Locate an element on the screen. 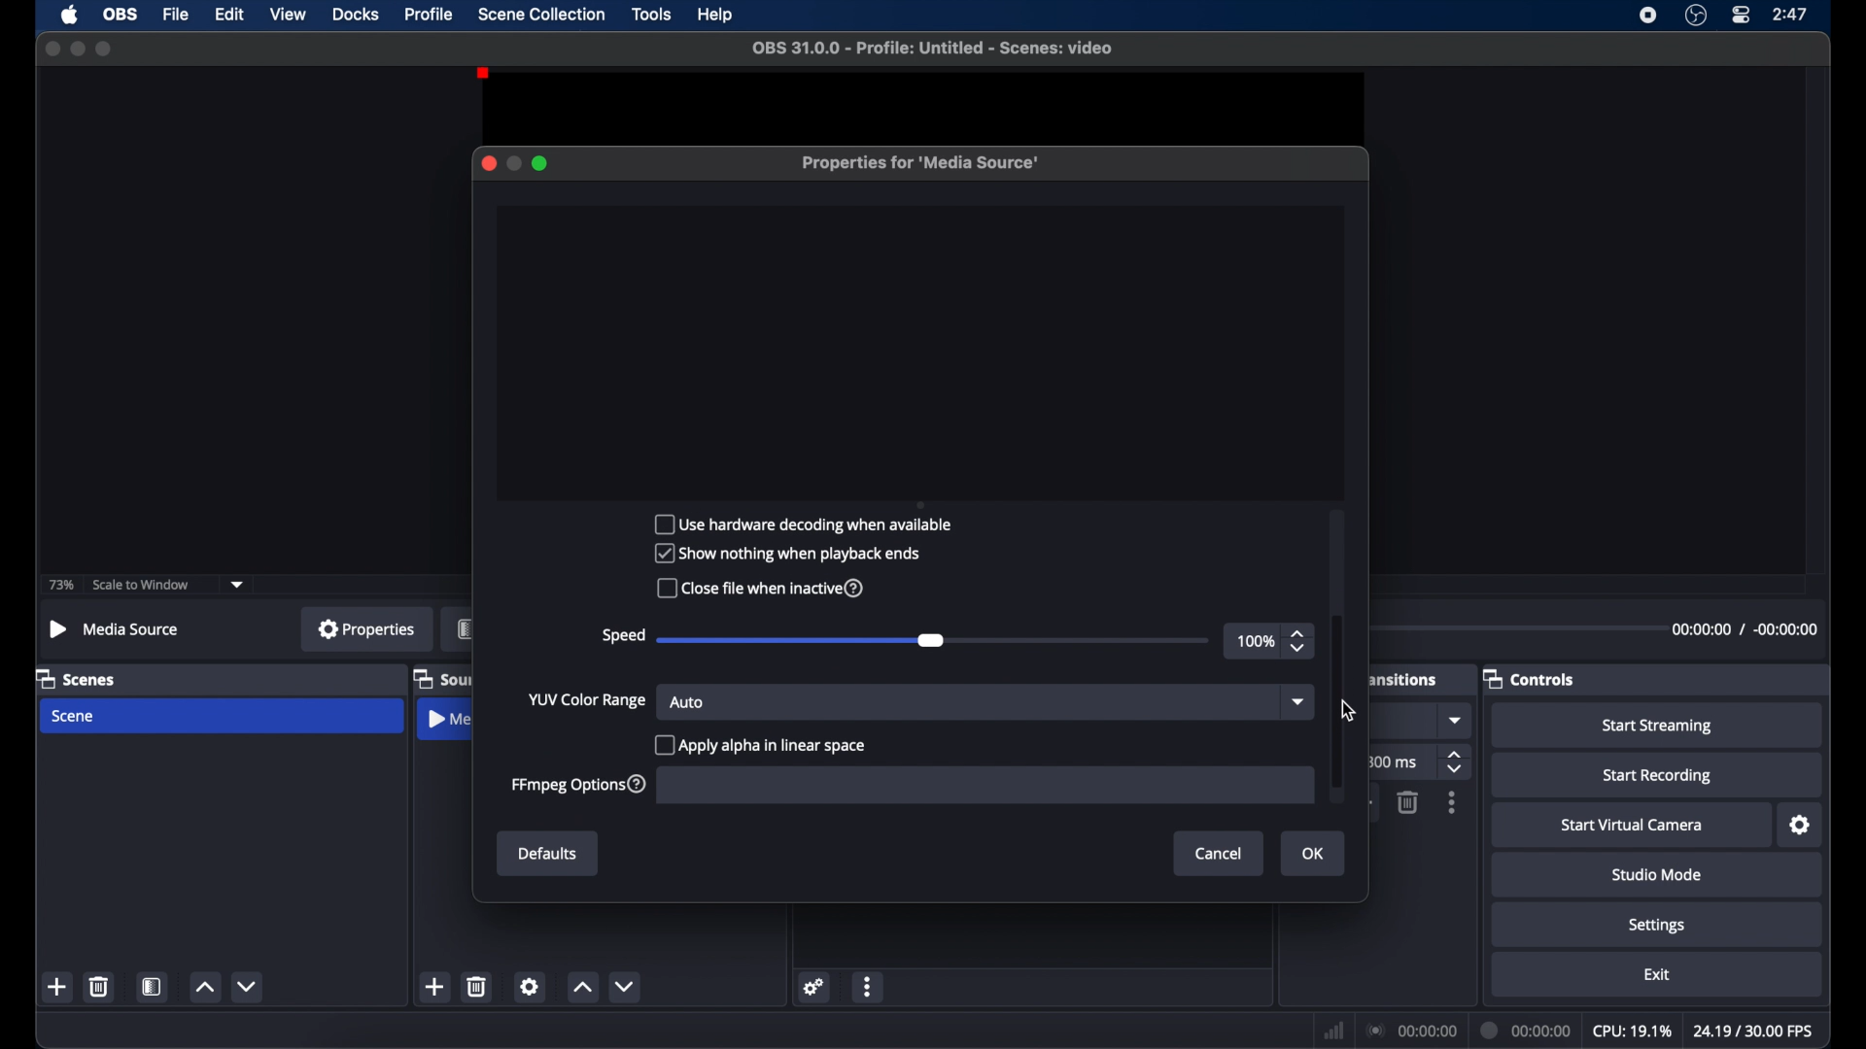 The width and height of the screenshot is (1866, 1049). minimize is located at coordinates (513, 163).